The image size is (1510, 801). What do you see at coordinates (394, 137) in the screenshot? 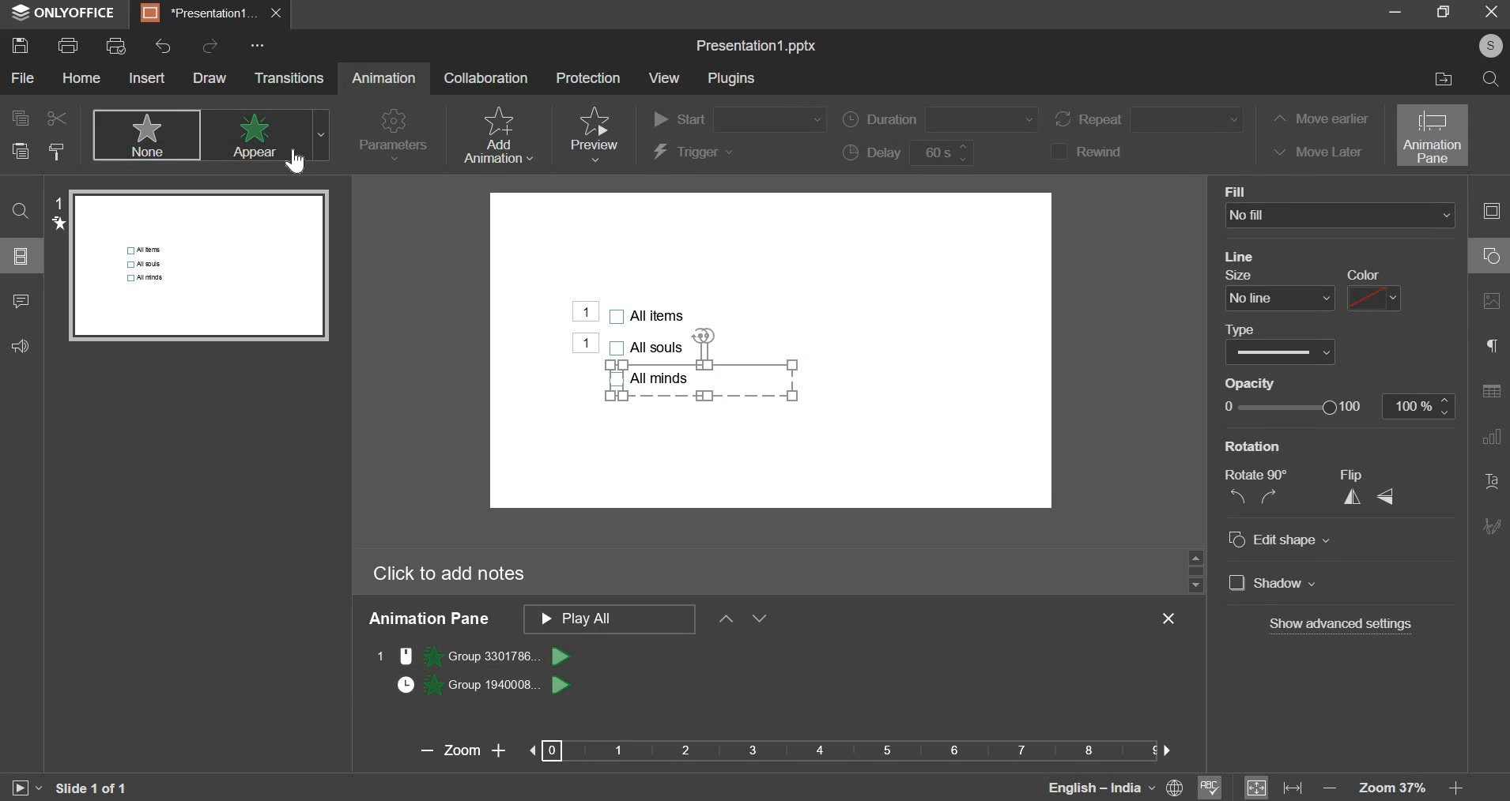
I see `parameters` at bounding box center [394, 137].